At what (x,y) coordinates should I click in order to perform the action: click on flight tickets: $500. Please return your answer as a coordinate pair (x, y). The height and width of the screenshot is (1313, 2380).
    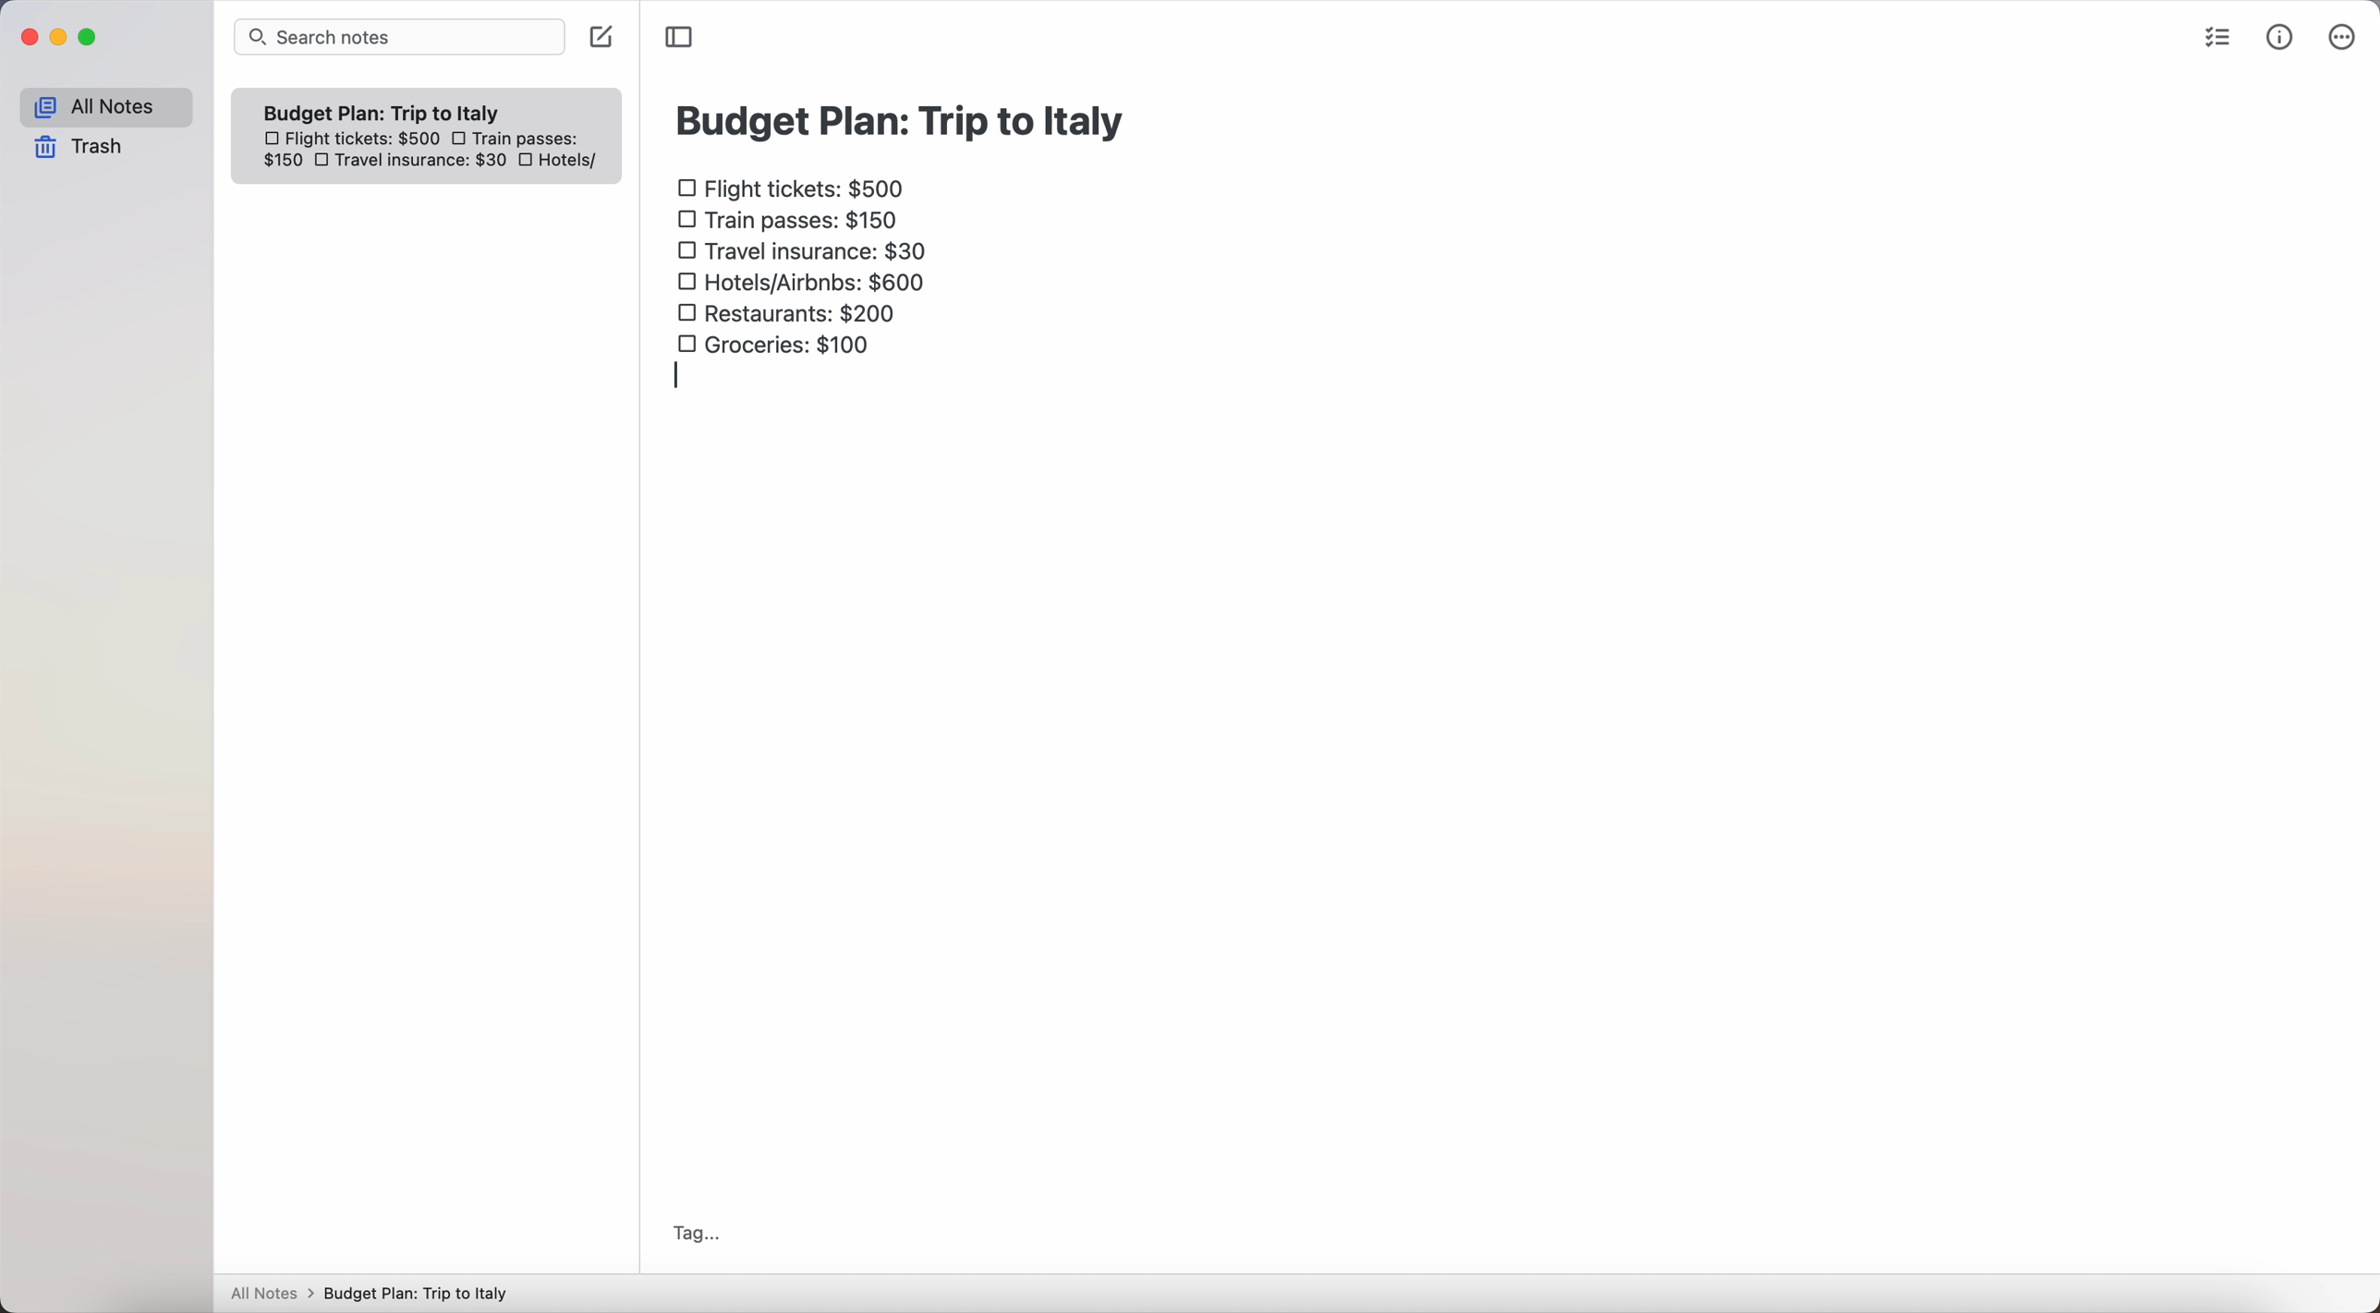
    Looking at the image, I should click on (350, 141).